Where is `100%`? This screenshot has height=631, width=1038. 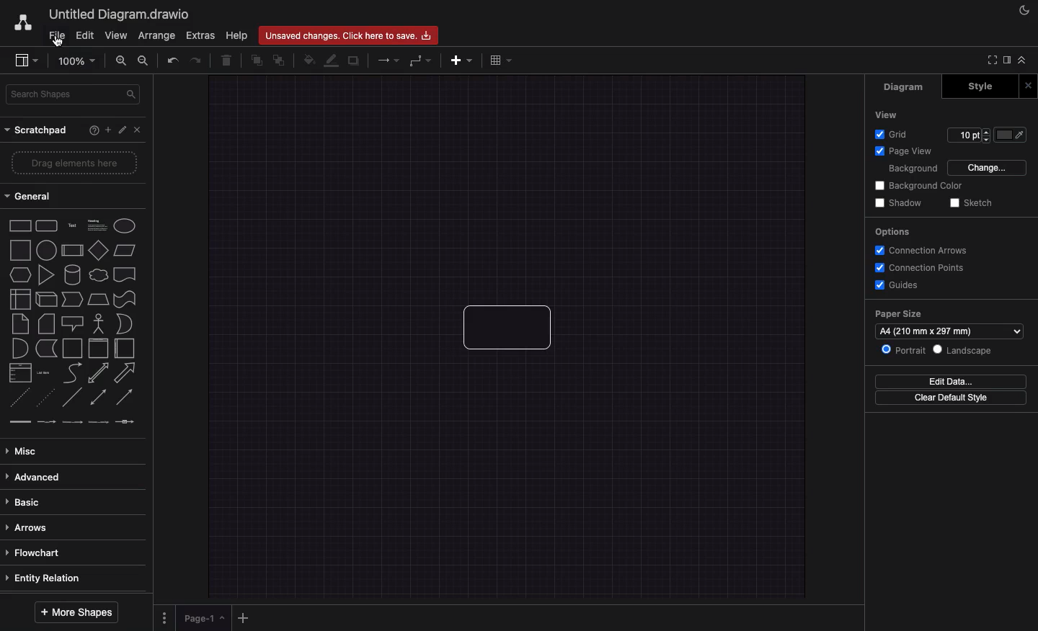 100% is located at coordinates (80, 61).